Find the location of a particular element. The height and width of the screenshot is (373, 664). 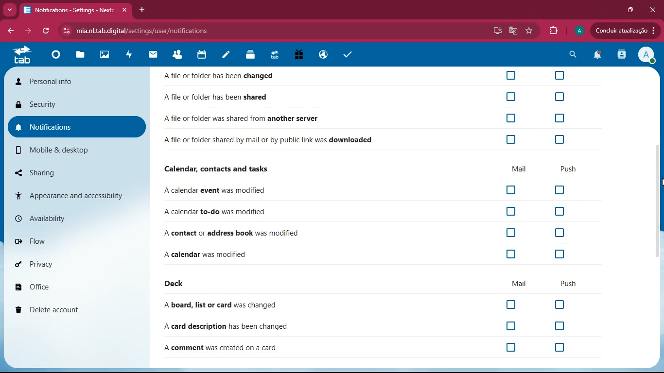

A comment was created on a card is located at coordinates (220, 349).